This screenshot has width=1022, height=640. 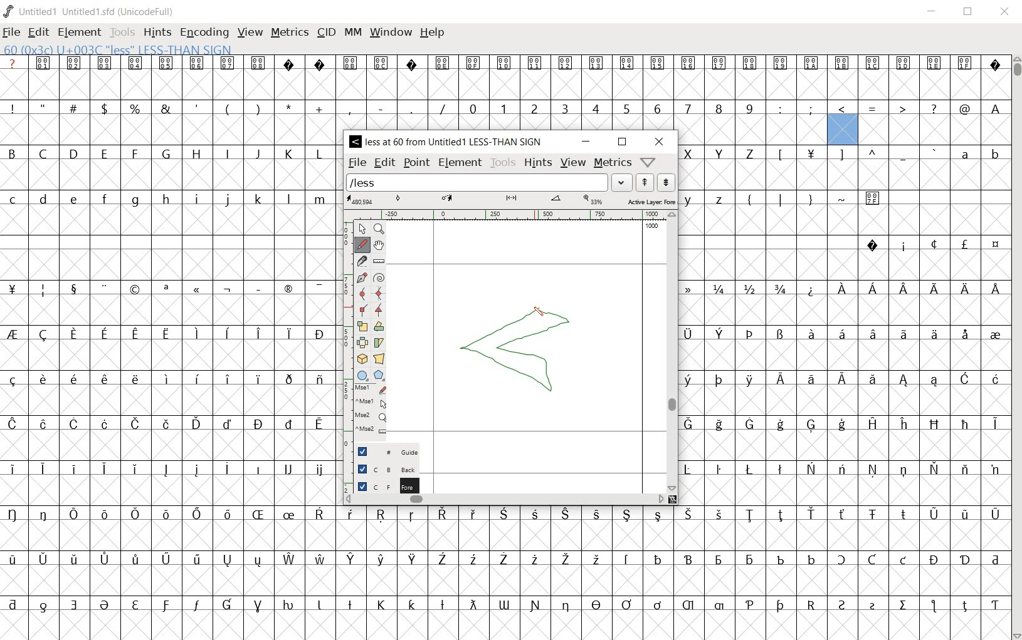 I want to click on empty cells, so click(x=169, y=492).